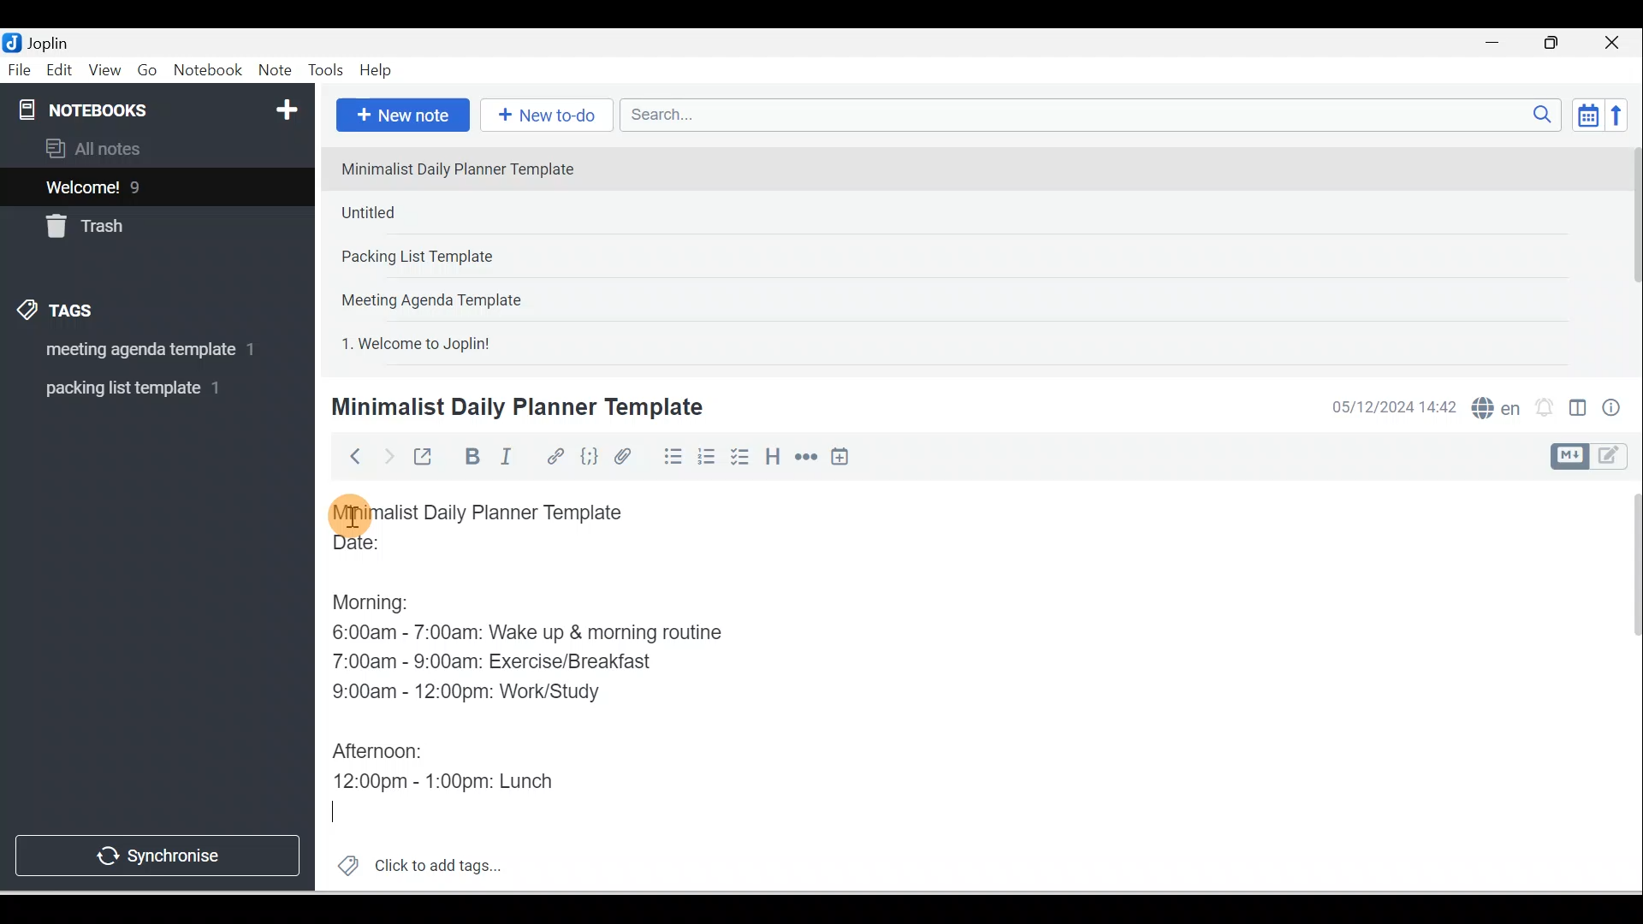 The height and width of the screenshot is (924, 1643). I want to click on Spelling, so click(1492, 406).